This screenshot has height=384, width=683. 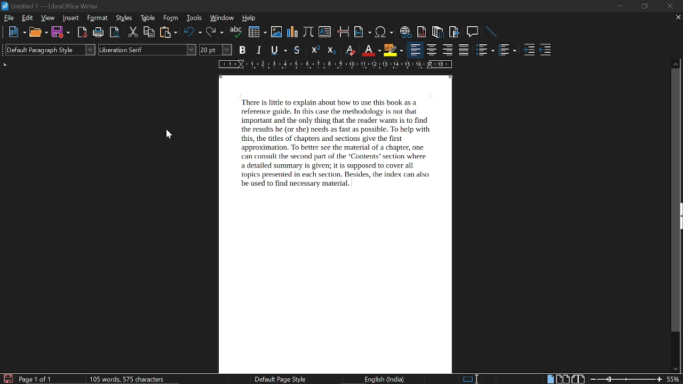 What do you see at coordinates (276, 32) in the screenshot?
I see `insert image` at bounding box center [276, 32].